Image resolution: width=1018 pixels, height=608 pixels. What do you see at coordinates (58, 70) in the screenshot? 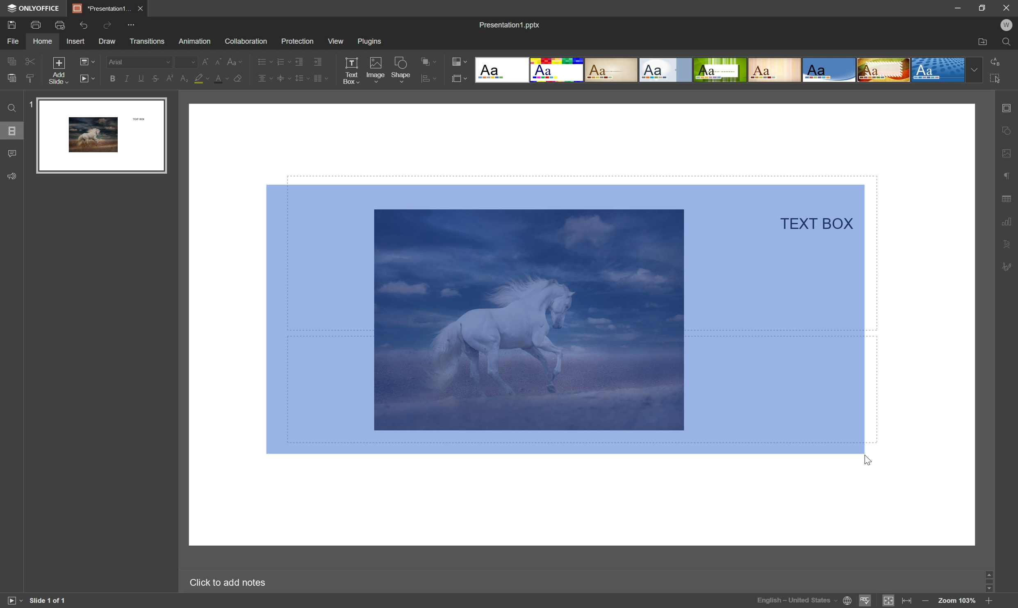
I see `add slide` at bounding box center [58, 70].